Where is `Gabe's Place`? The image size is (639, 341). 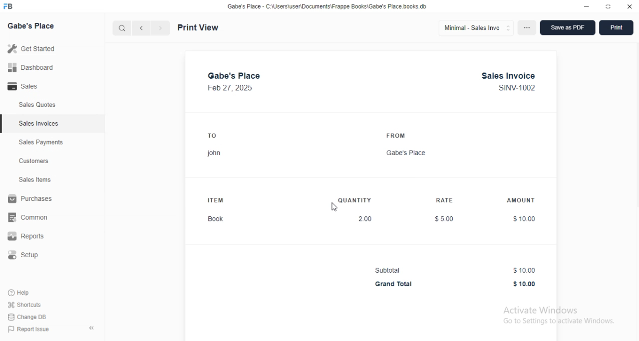
Gabe's Place is located at coordinates (406, 153).